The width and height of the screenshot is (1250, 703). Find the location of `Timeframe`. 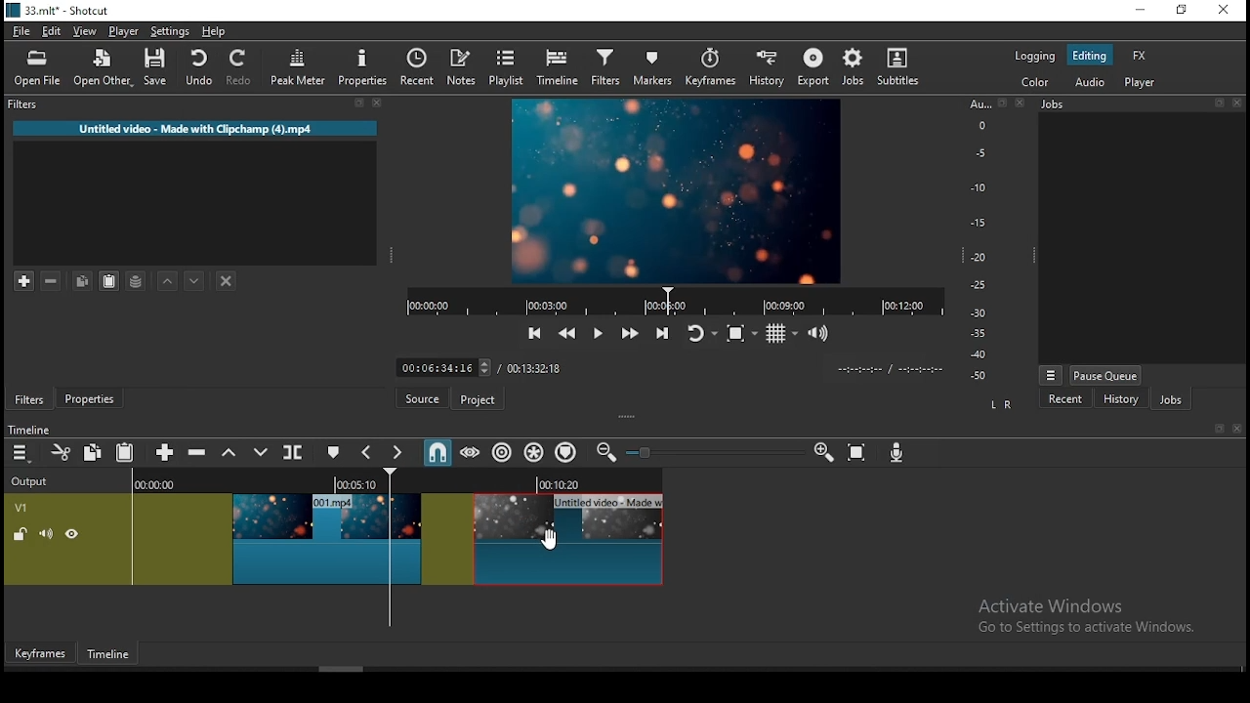

Timeframe is located at coordinates (113, 656).